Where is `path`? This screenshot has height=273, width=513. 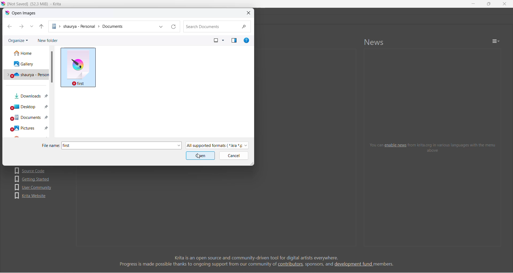 path is located at coordinates (102, 26).